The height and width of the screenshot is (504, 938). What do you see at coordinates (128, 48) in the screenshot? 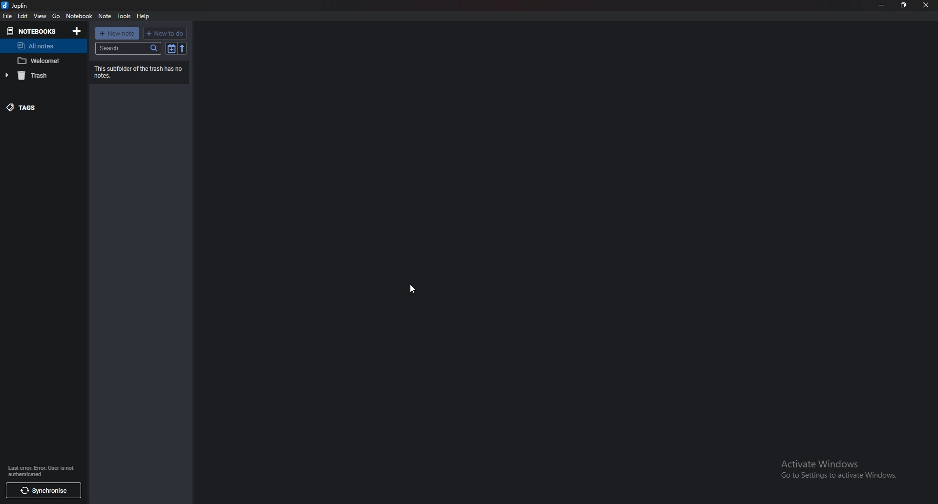
I see `search` at bounding box center [128, 48].